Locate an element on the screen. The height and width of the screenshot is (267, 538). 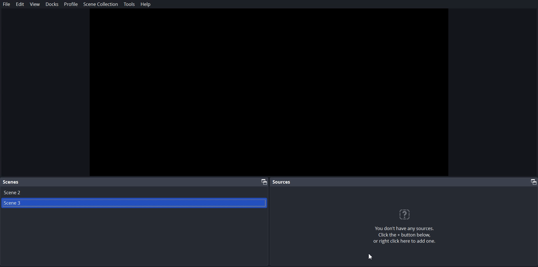
Help is located at coordinates (145, 4).